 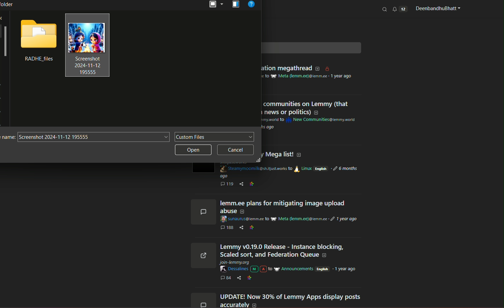 I want to click on notification, so click(x=400, y=9).